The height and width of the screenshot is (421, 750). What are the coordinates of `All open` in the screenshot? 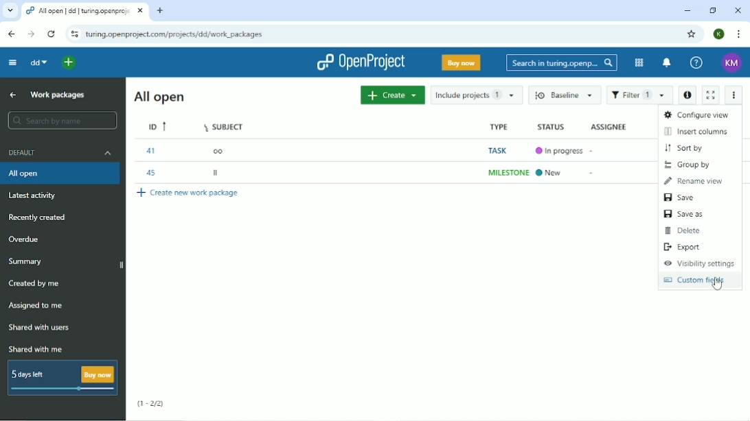 It's located at (61, 173).